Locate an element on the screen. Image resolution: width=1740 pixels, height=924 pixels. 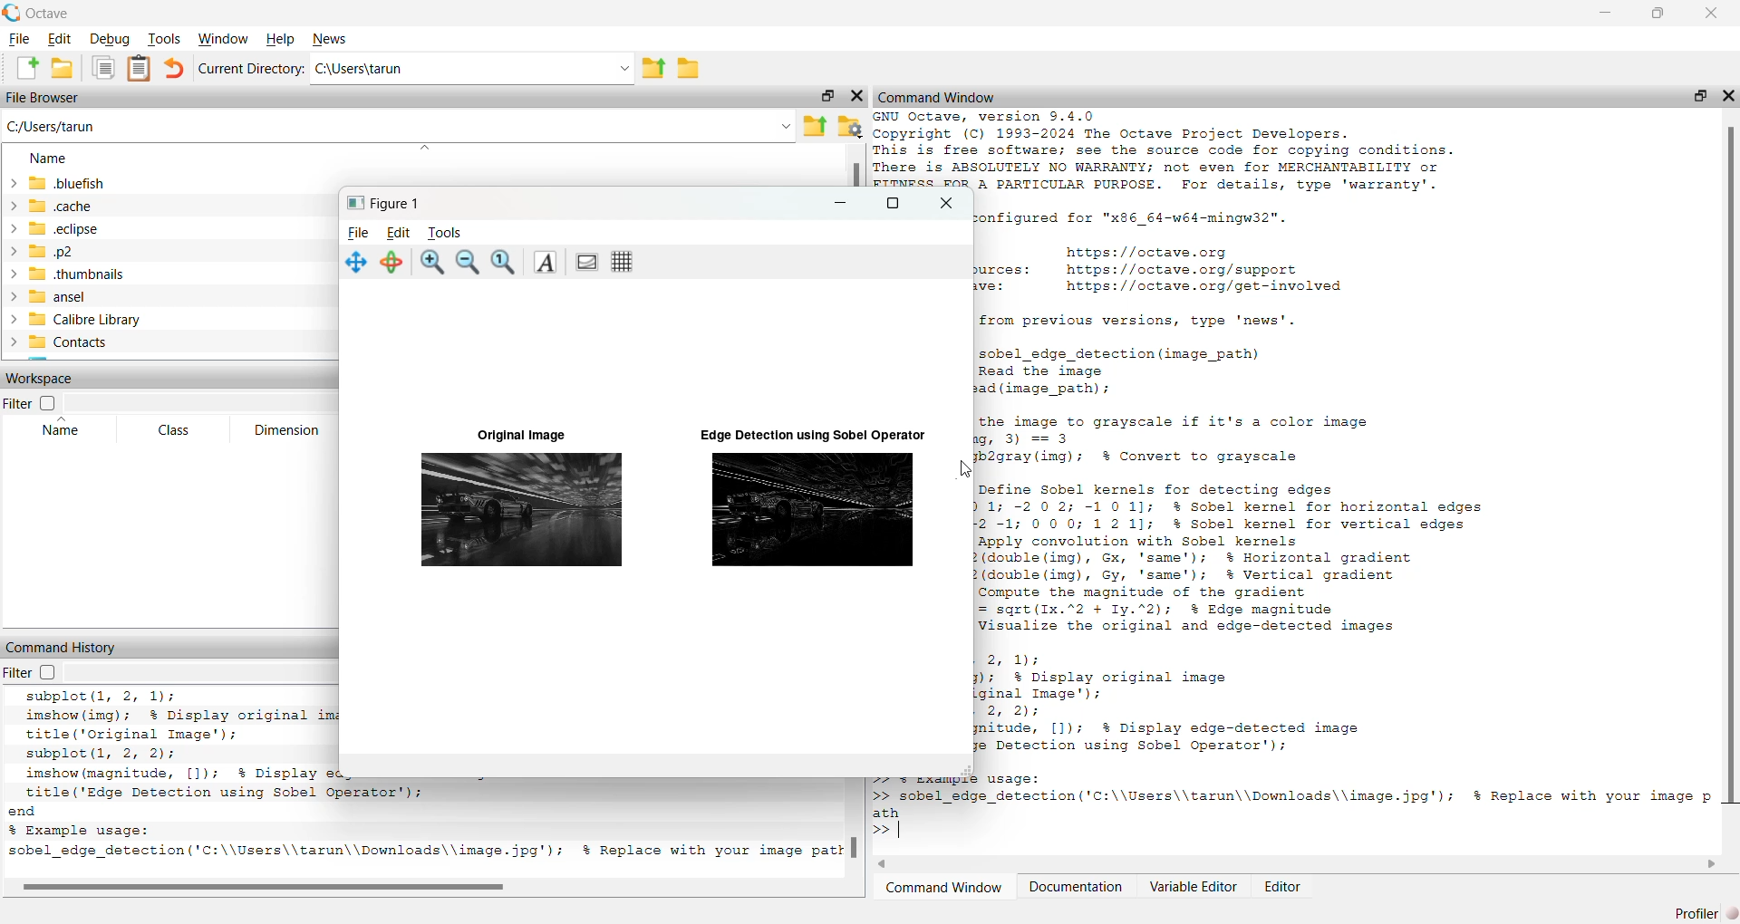
minimize is located at coordinates (836, 207).